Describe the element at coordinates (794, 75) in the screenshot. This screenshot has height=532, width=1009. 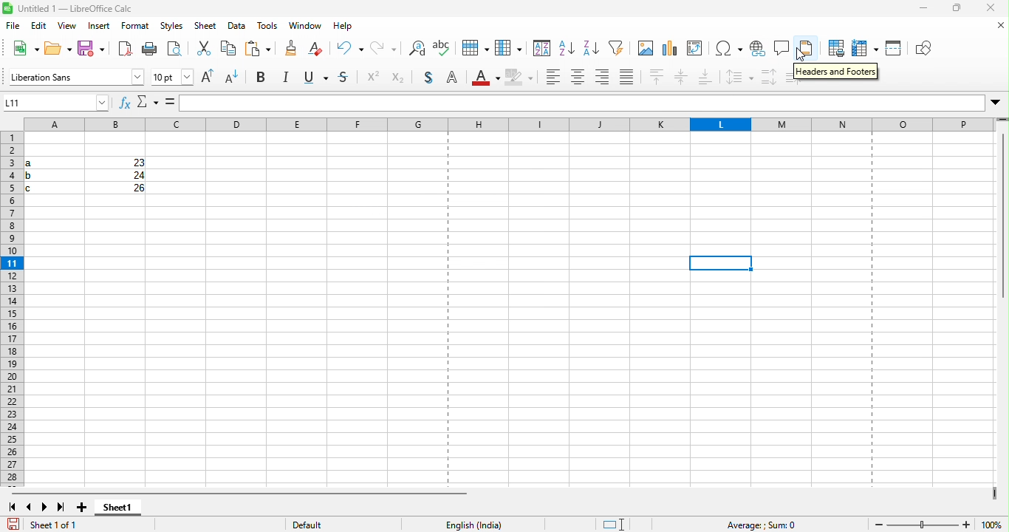
I see `decrease paragraph spacing` at that location.